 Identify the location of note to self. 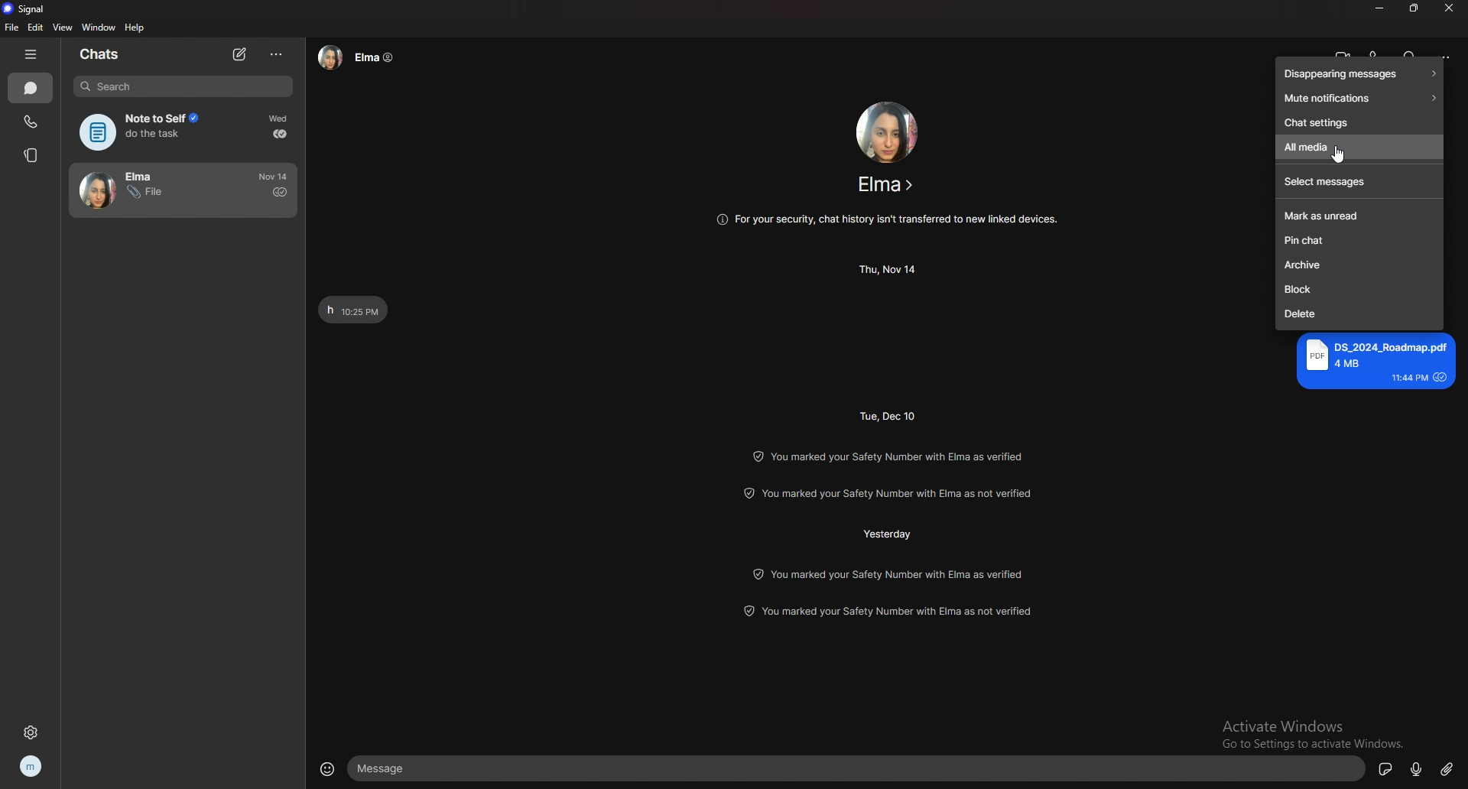
(148, 132).